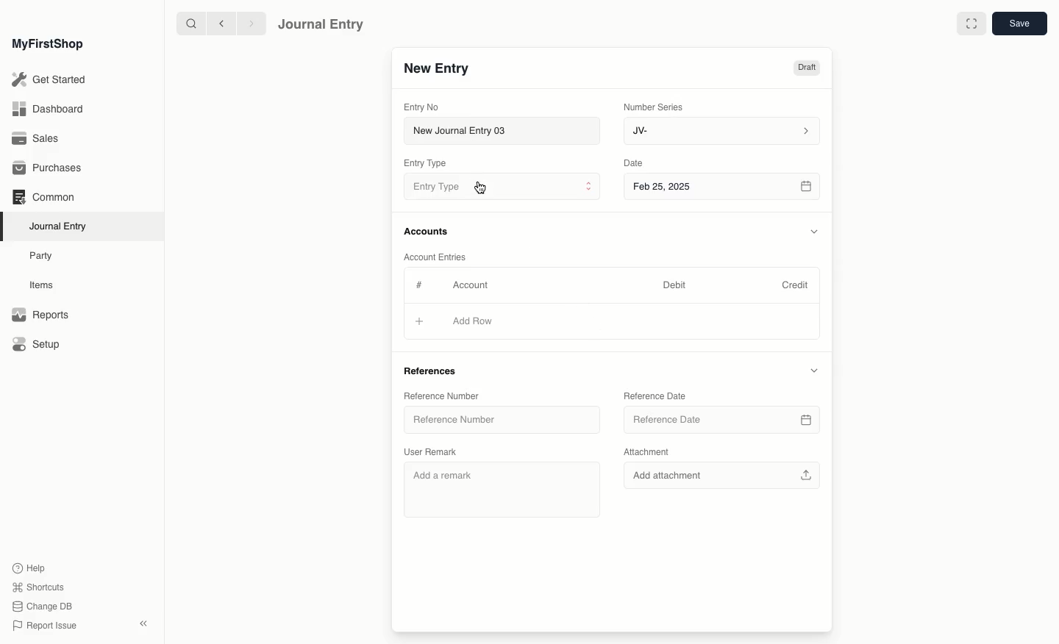 This screenshot has width=1059, height=644. I want to click on JV-, so click(720, 131).